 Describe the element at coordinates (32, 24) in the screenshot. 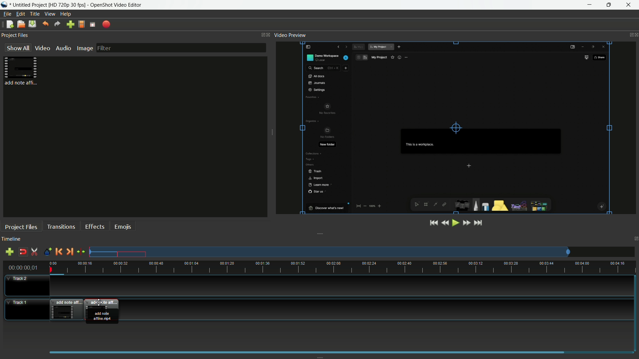

I see `save files` at that location.